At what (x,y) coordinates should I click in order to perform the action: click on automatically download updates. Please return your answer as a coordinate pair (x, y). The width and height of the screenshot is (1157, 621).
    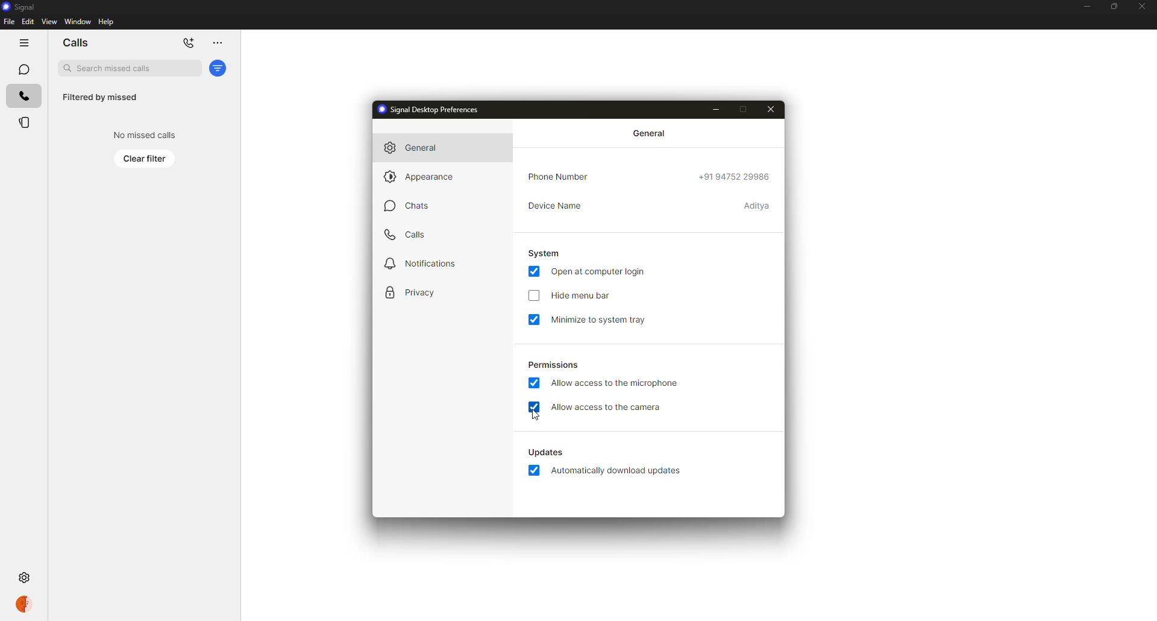
    Looking at the image, I should click on (617, 470).